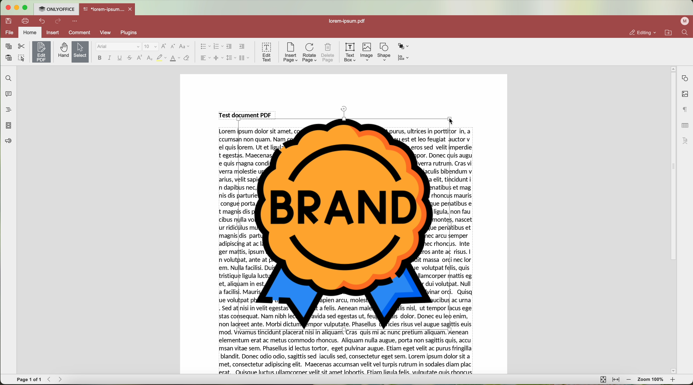 The height and width of the screenshot is (385, 693). Describe the element at coordinates (21, 59) in the screenshot. I see `select all` at that location.